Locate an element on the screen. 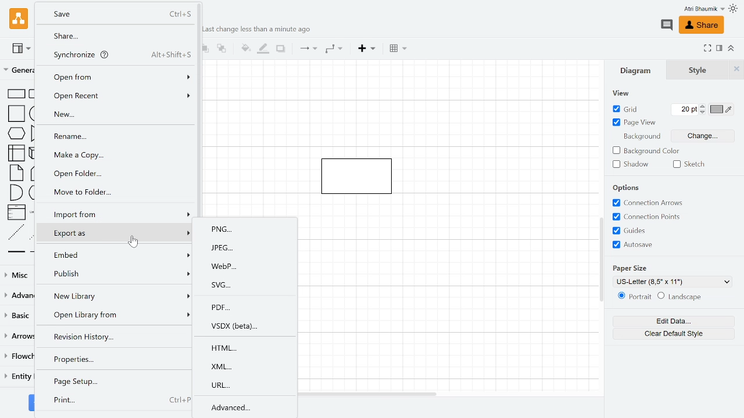 This screenshot has width=744, height=418. Close is located at coordinates (736, 70).